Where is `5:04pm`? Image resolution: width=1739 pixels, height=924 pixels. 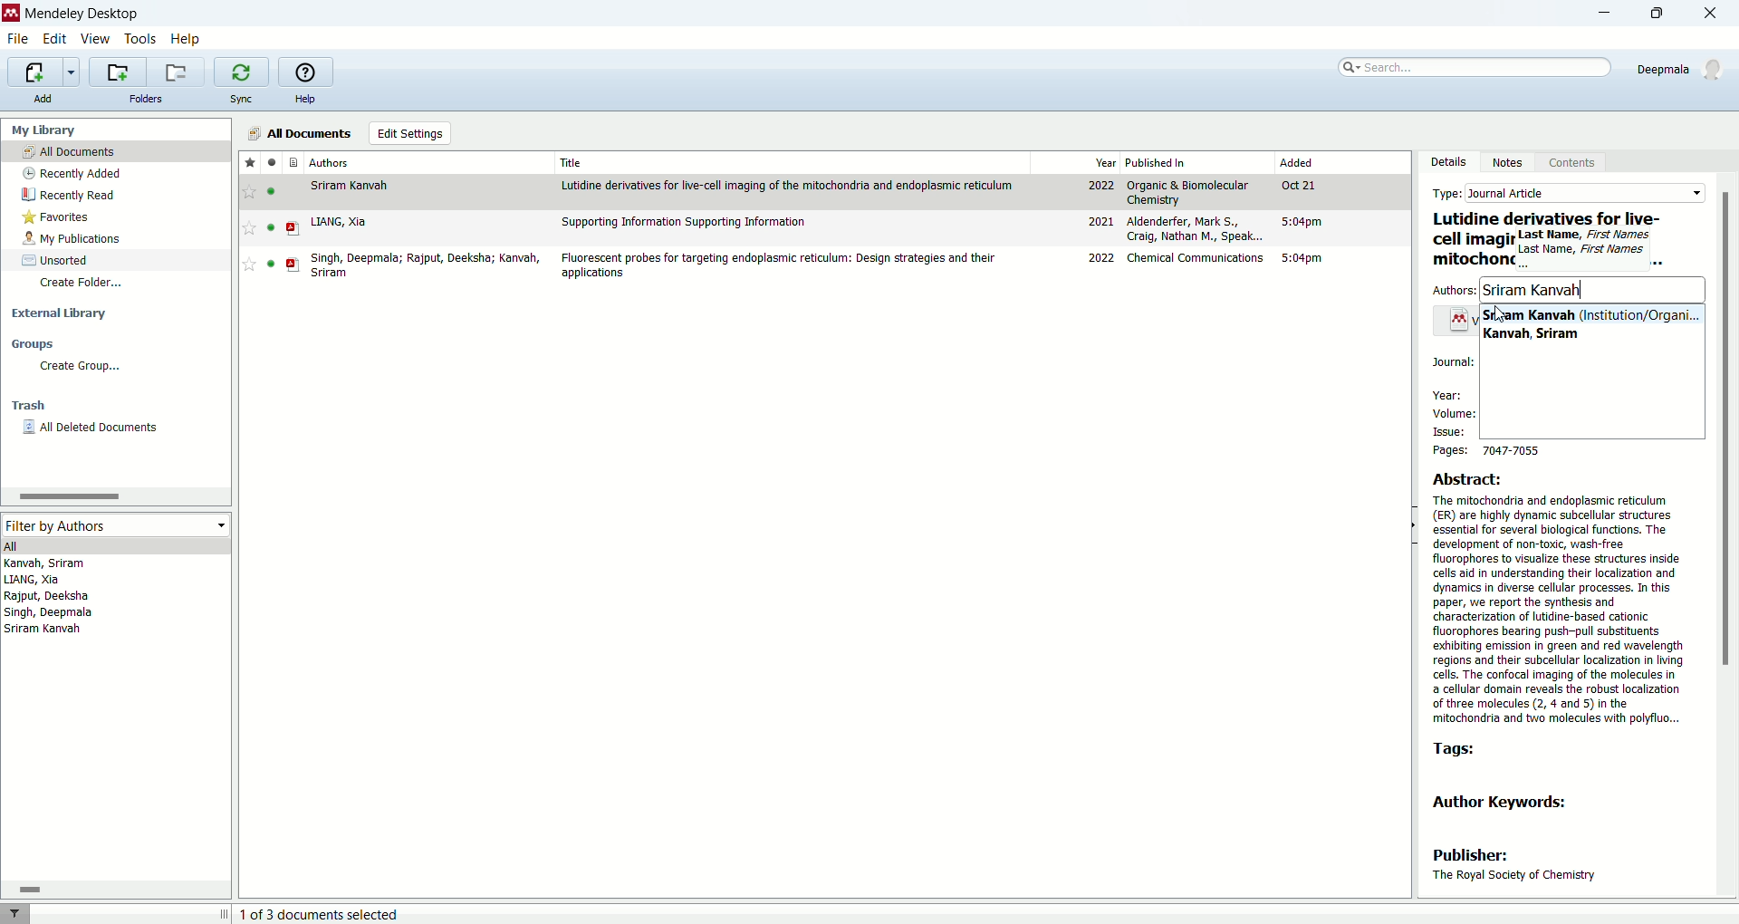
5:04pm is located at coordinates (1305, 224).